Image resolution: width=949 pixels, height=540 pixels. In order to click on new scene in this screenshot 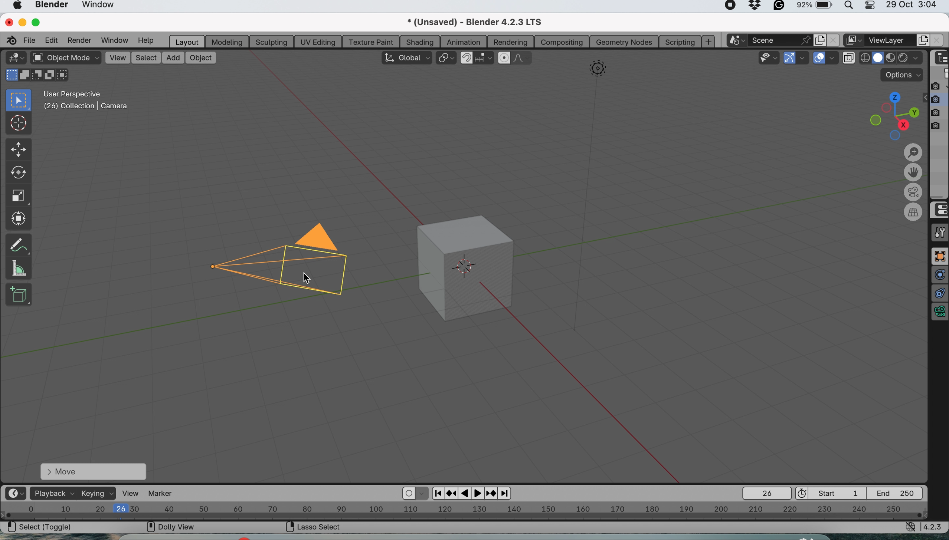, I will do `click(819, 39)`.